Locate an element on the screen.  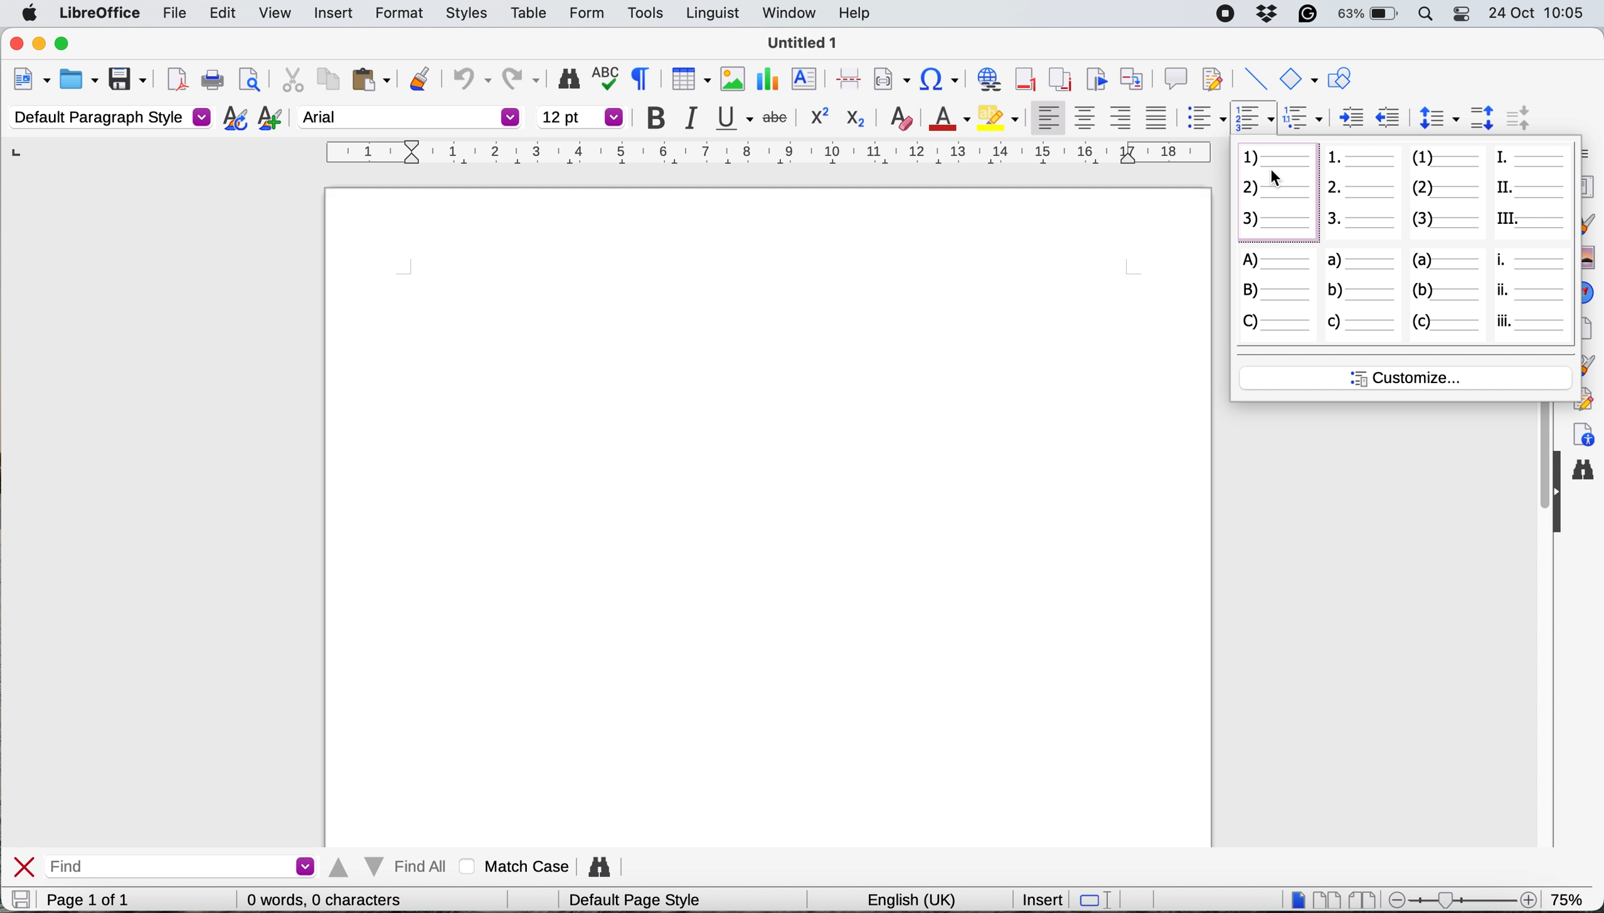
font size is located at coordinates (582, 117).